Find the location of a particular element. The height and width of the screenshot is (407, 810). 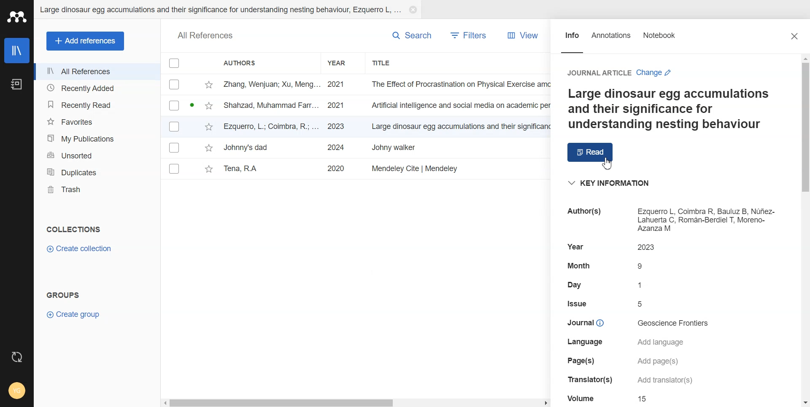

Duplicates is located at coordinates (96, 171).